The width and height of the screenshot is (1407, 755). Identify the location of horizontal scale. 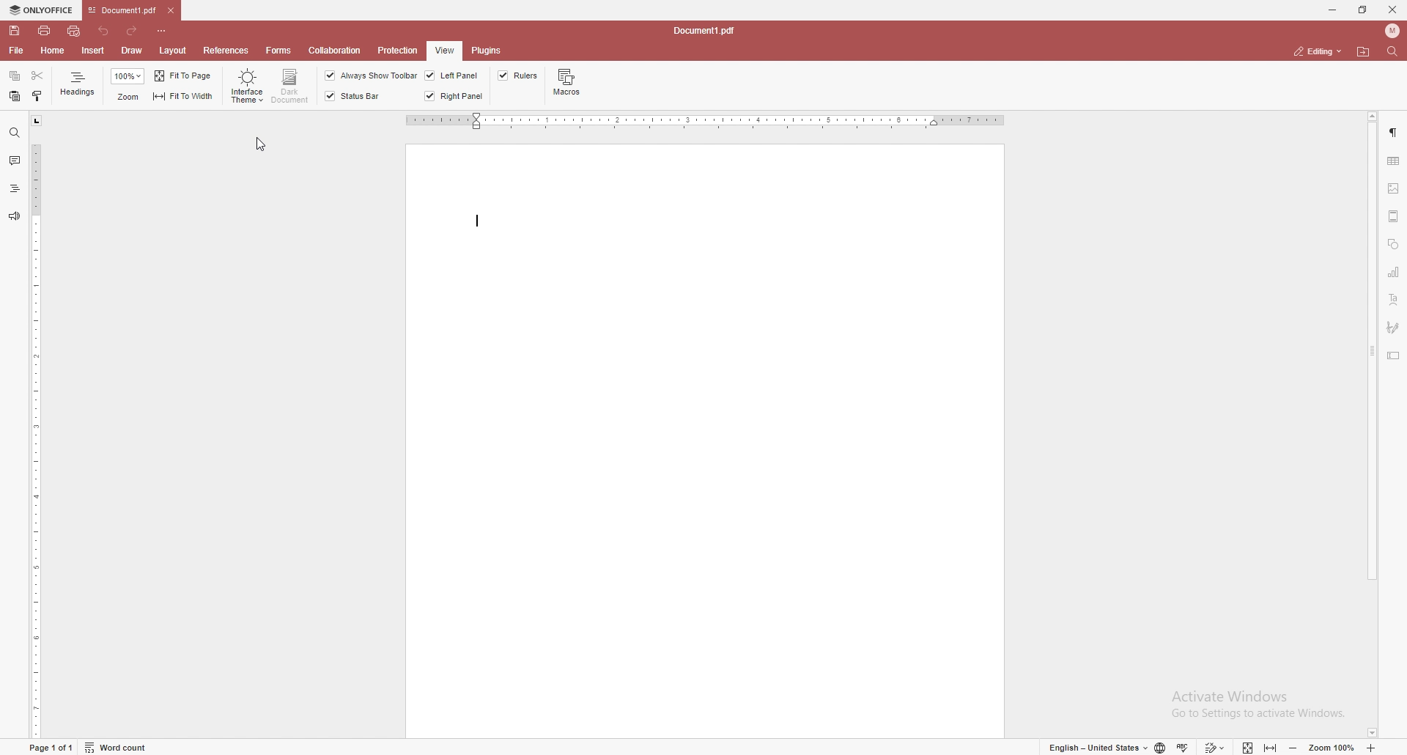
(703, 122).